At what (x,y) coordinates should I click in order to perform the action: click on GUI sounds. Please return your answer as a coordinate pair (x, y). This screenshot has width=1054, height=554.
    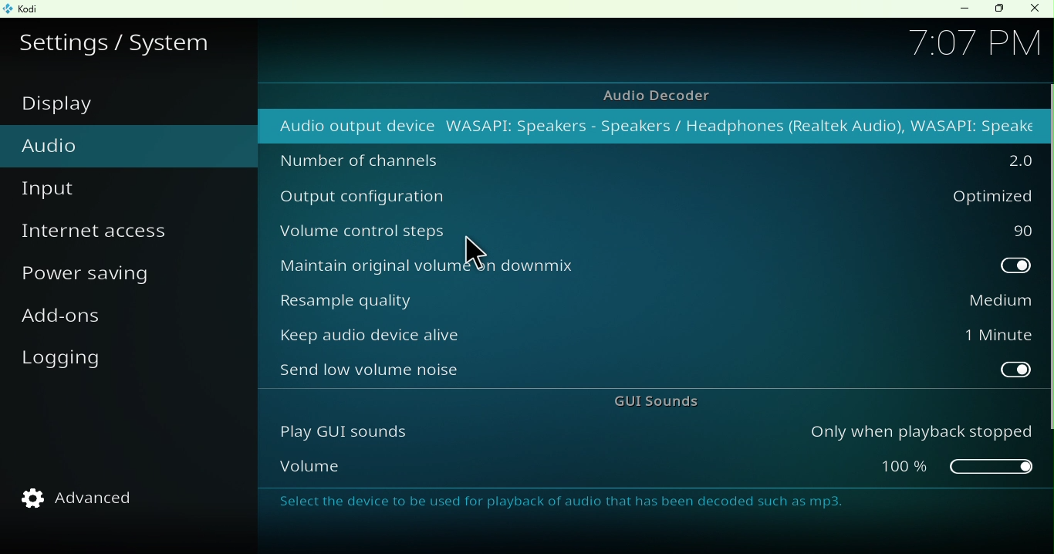
    Looking at the image, I should click on (642, 404).